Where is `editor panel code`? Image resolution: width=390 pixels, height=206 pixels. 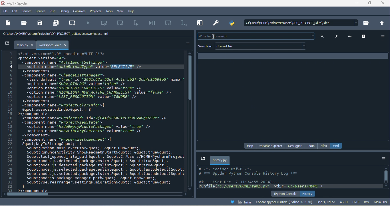 editor panel code is located at coordinates (94, 121).